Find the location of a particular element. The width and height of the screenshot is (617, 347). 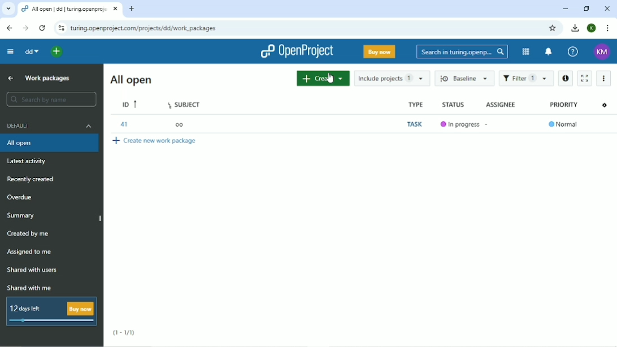

Collapse project menu is located at coordinates (11, 52).